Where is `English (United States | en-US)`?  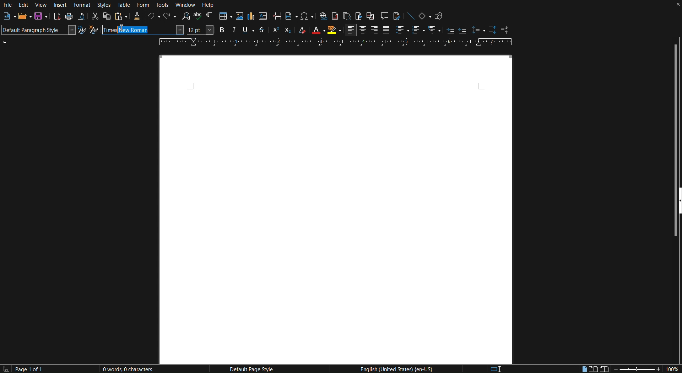 English (United States | en-US) is located at coordinates (398, 369).